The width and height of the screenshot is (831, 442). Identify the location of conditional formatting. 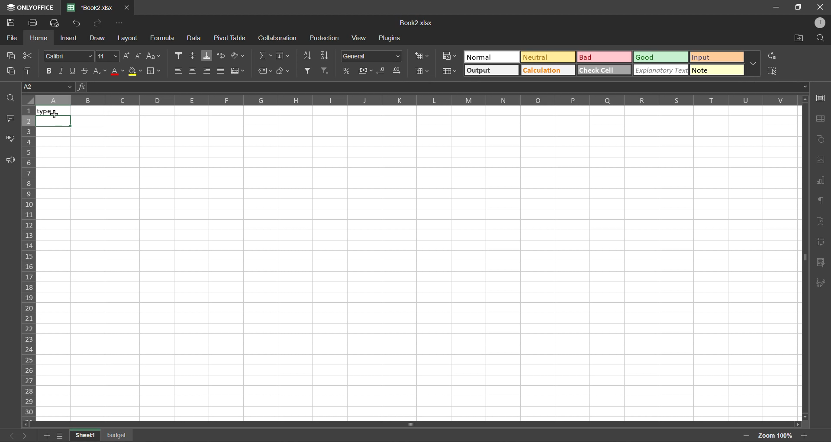
(449, 56).